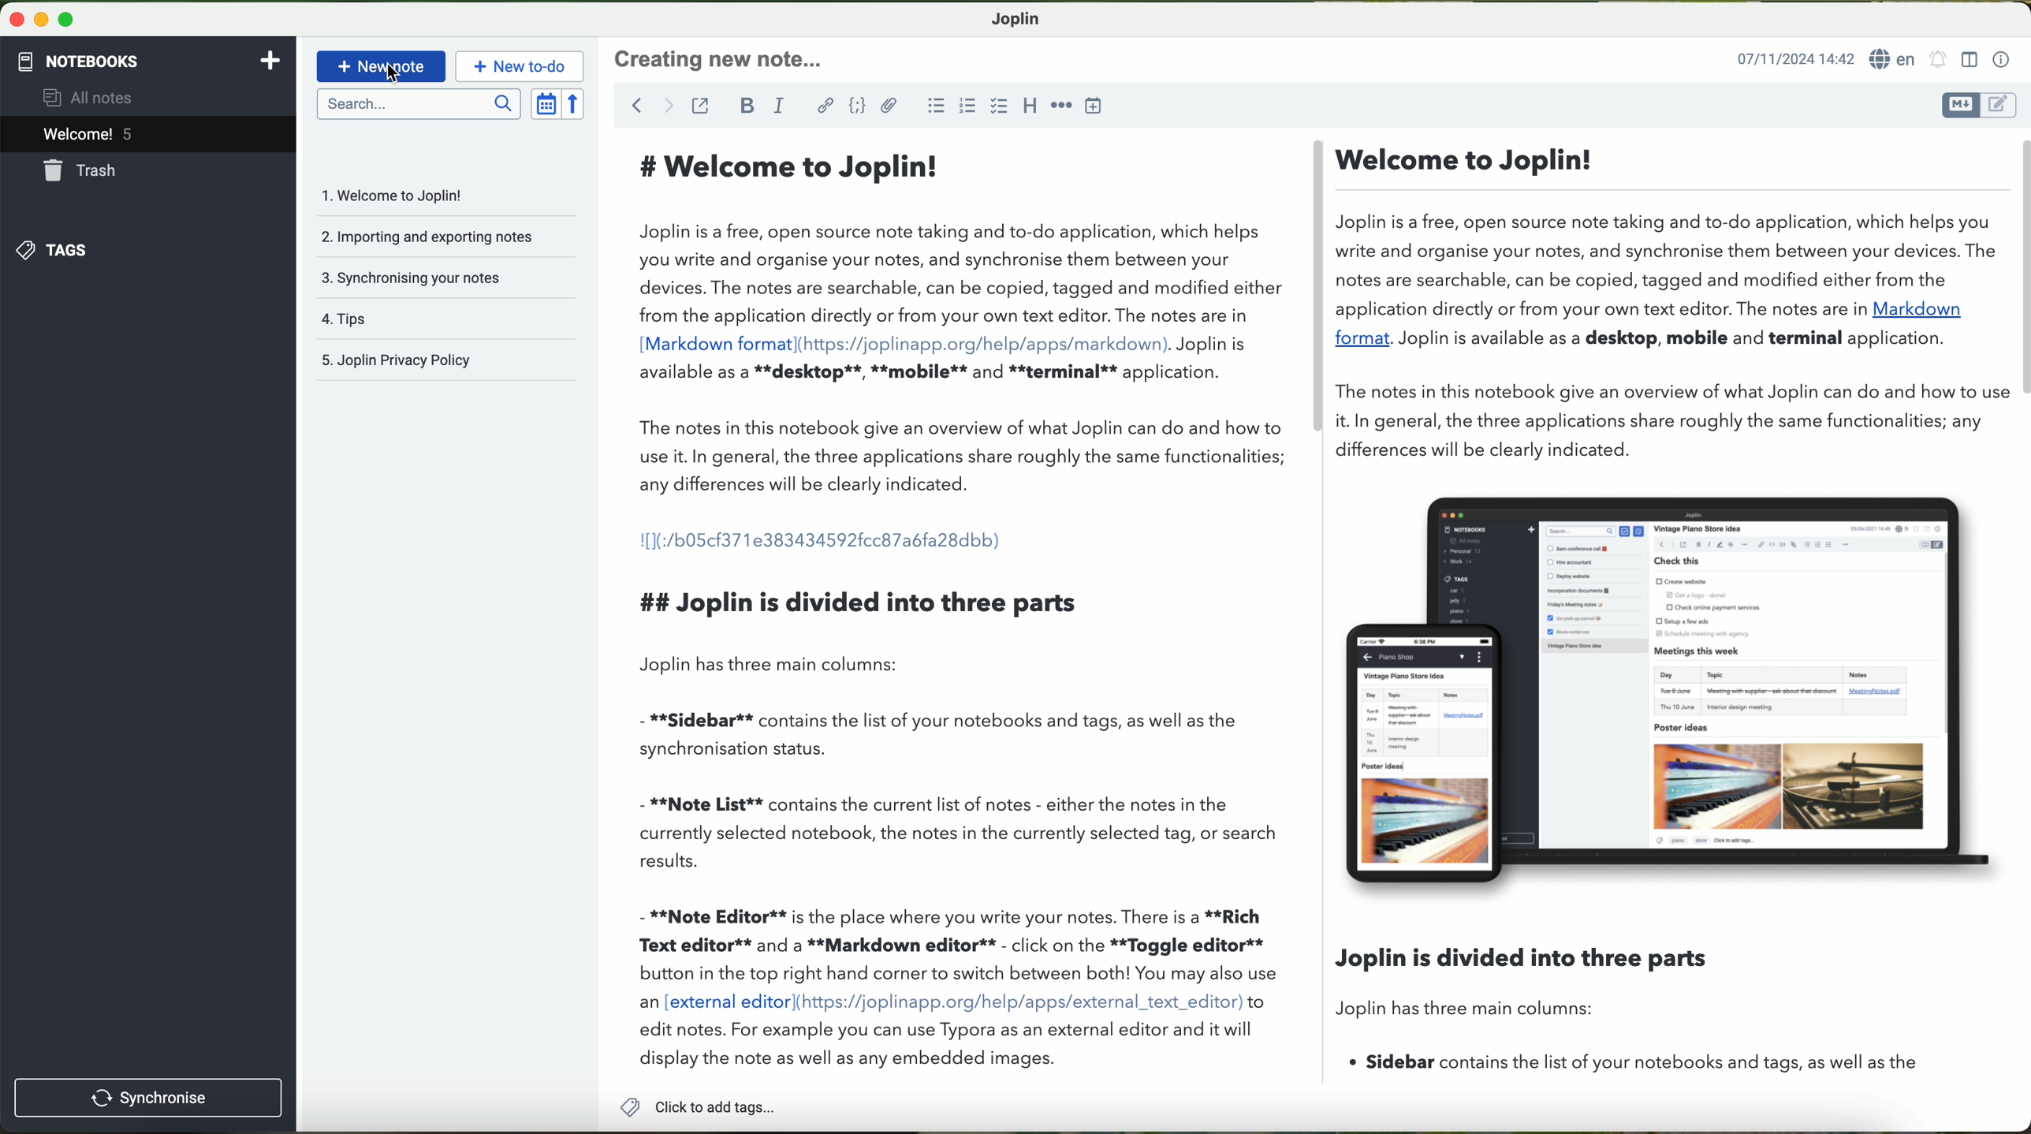 The image size is (2031, 1134). Describe the element at coordinates (646, 105) in the screenshot. I see `navigation arrows` at that location.